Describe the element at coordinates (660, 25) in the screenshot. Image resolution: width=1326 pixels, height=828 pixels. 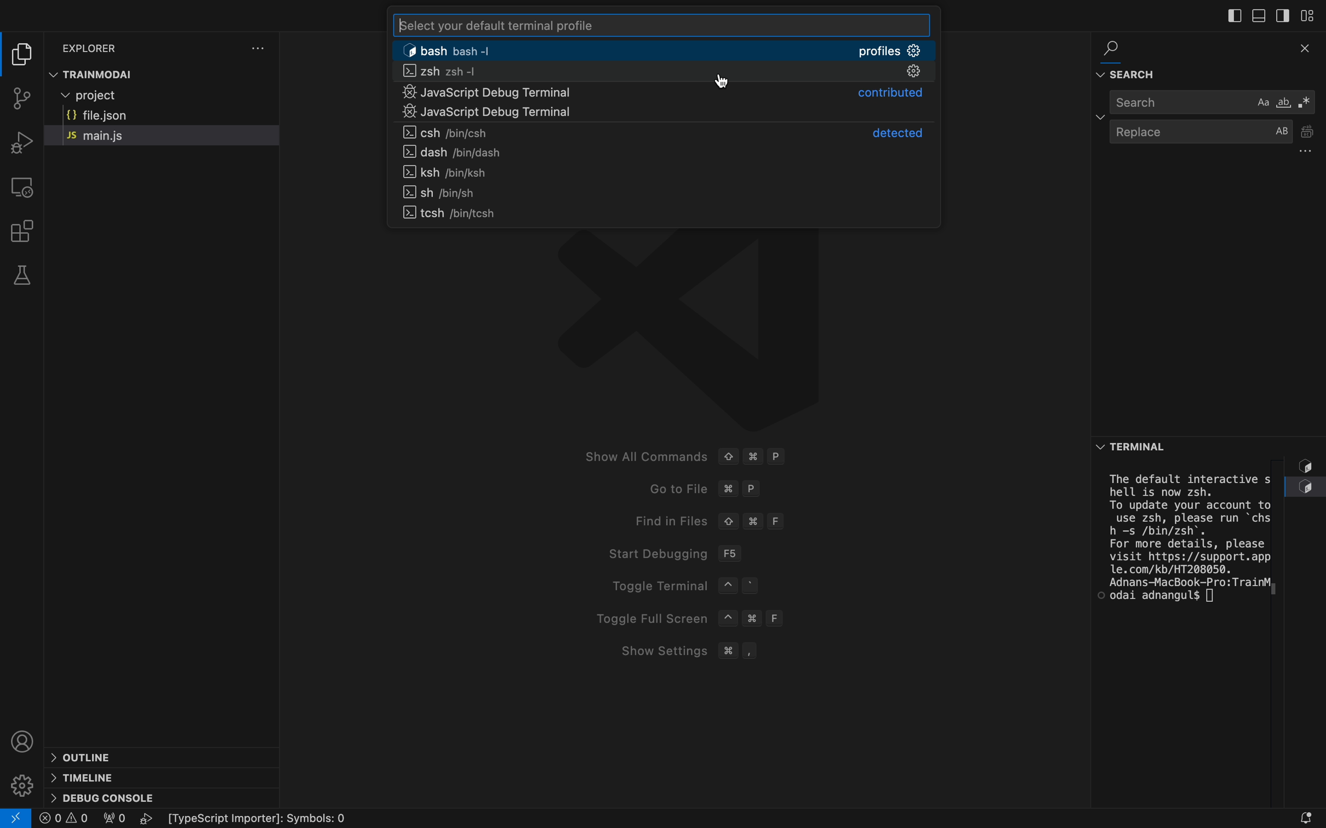
I see `terminal type search bar` at that location.